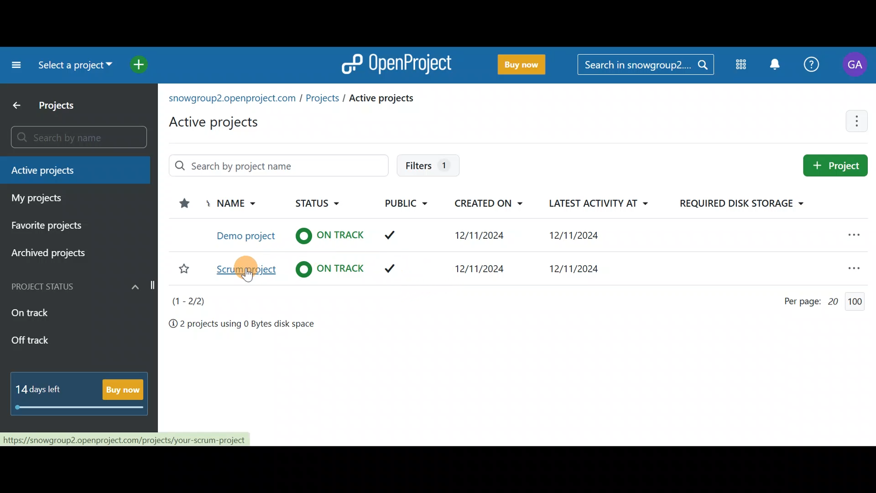  Describe the element at coordinates (73, 137) in the screenshot. I see `Search bar` at that location.